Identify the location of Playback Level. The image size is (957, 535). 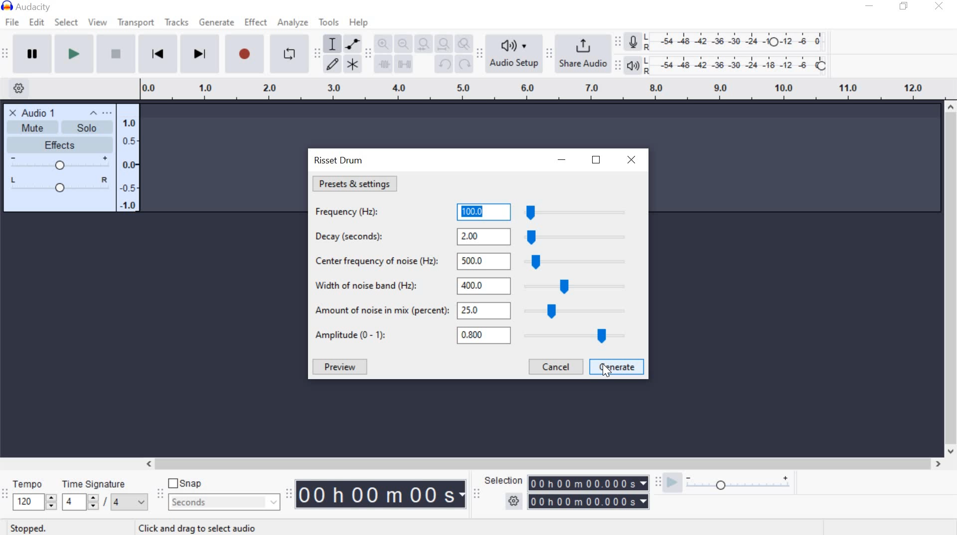
(60, 183).